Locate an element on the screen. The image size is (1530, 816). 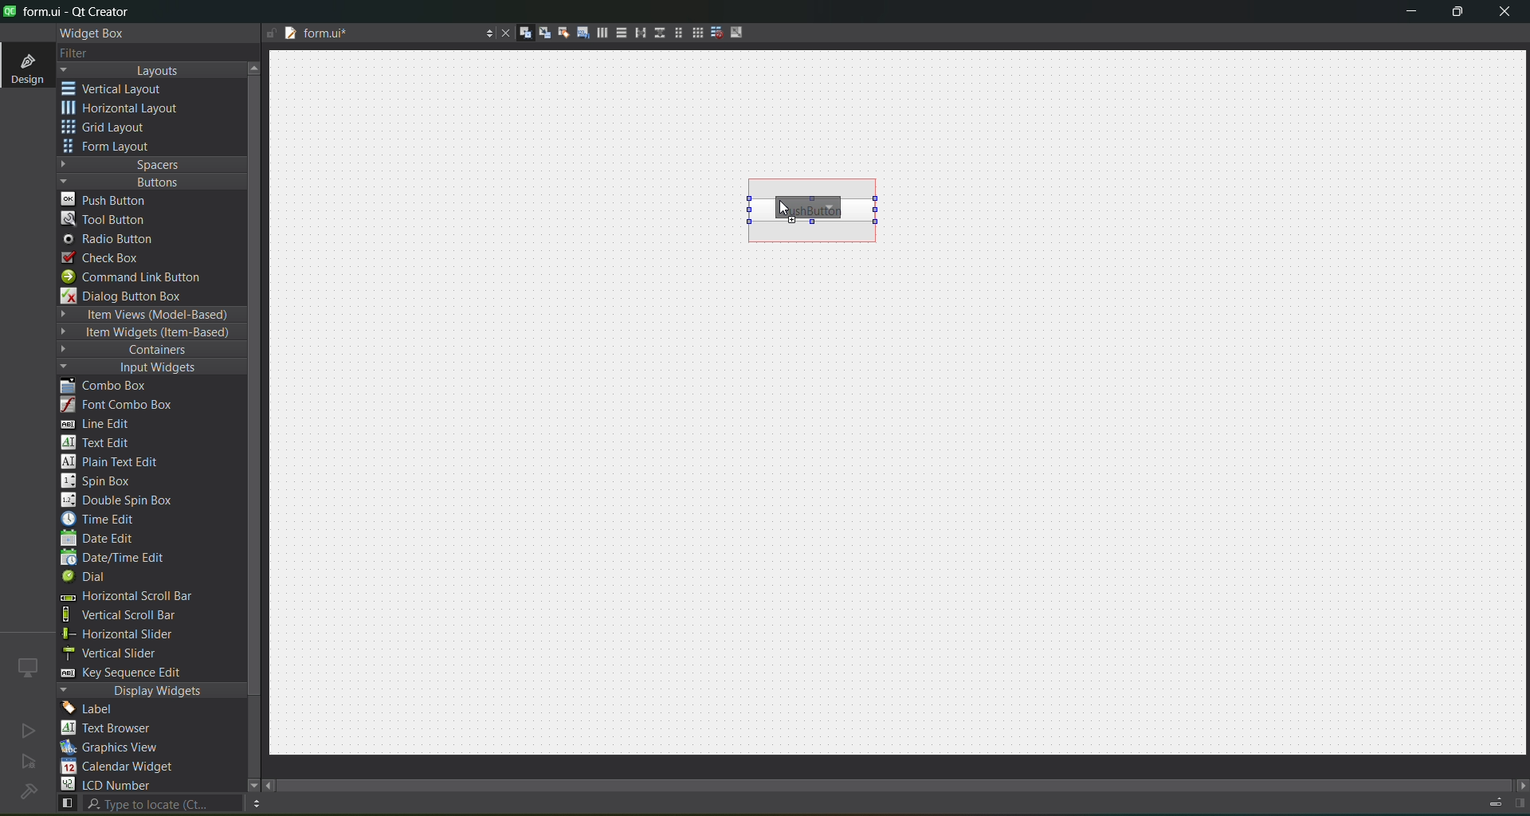
label is located at coordinates (92, 709).